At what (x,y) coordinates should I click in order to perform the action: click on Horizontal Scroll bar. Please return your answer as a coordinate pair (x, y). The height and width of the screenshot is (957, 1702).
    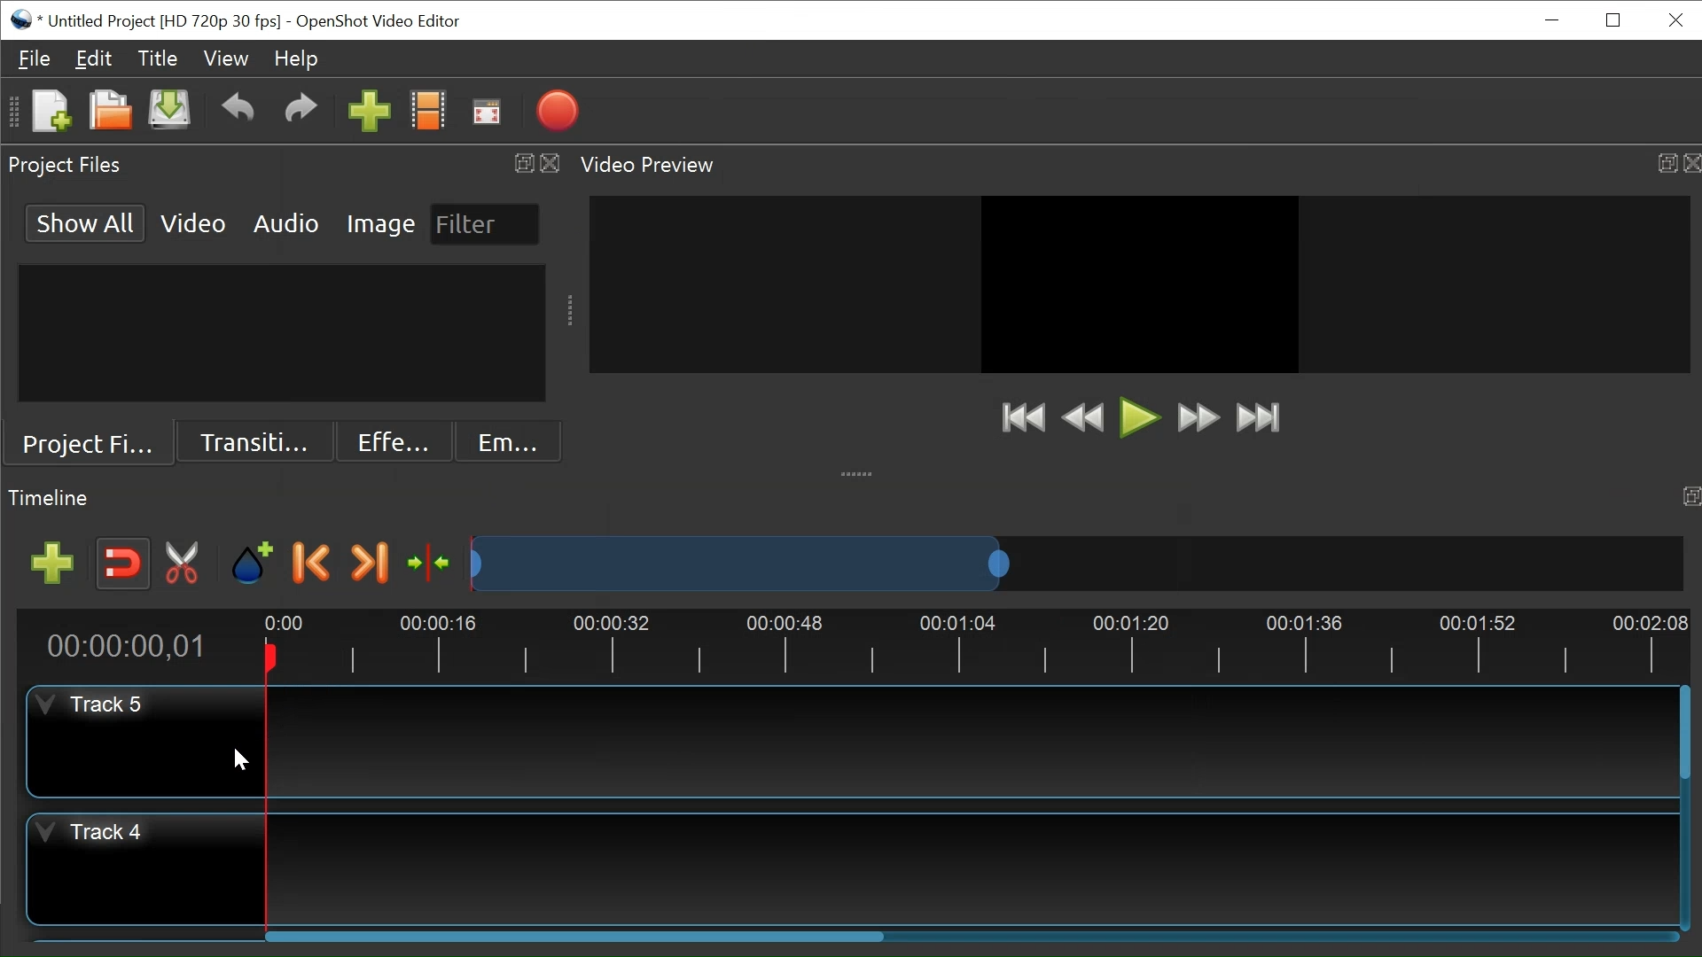
    Looking at the image, I should click on (576, 935).